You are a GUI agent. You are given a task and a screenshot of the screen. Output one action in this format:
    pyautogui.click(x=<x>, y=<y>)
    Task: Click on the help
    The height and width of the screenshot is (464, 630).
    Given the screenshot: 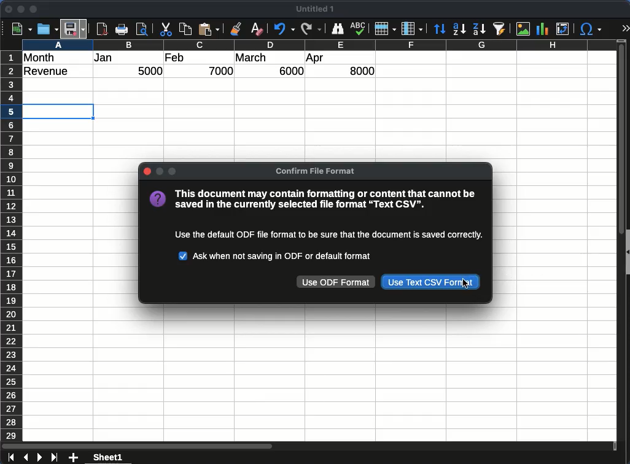 What is the action you would take?
    pyautogui.click(x=158, y=199)
    